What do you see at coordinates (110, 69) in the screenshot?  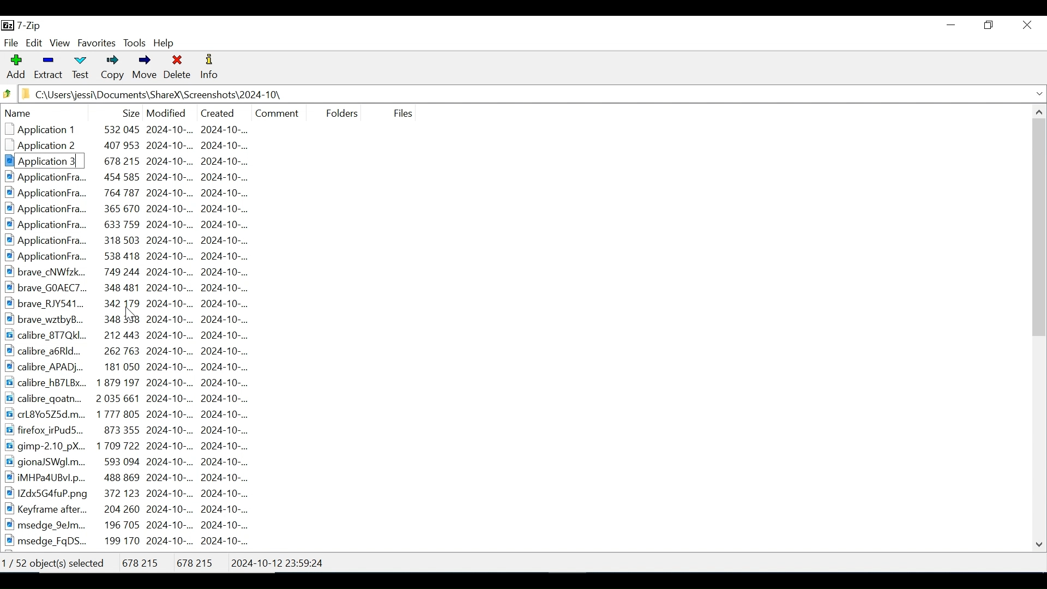 I see `Copy` at bounding box center [110, 69].